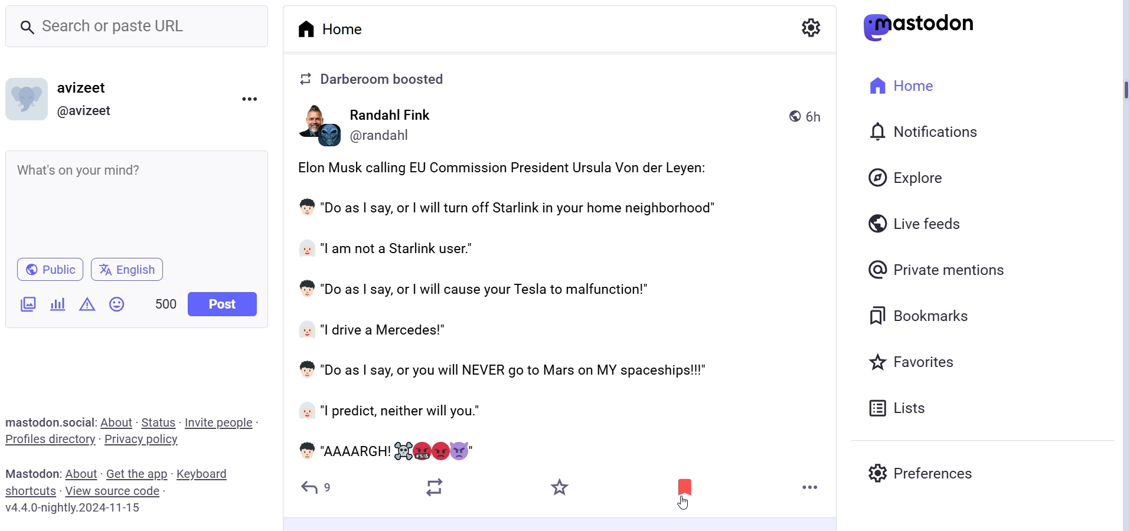 The height and width of the screenshot is (531, 1130). Describe the element at coordinates (900, 84) in the screenshot. I see `Home` at that location.